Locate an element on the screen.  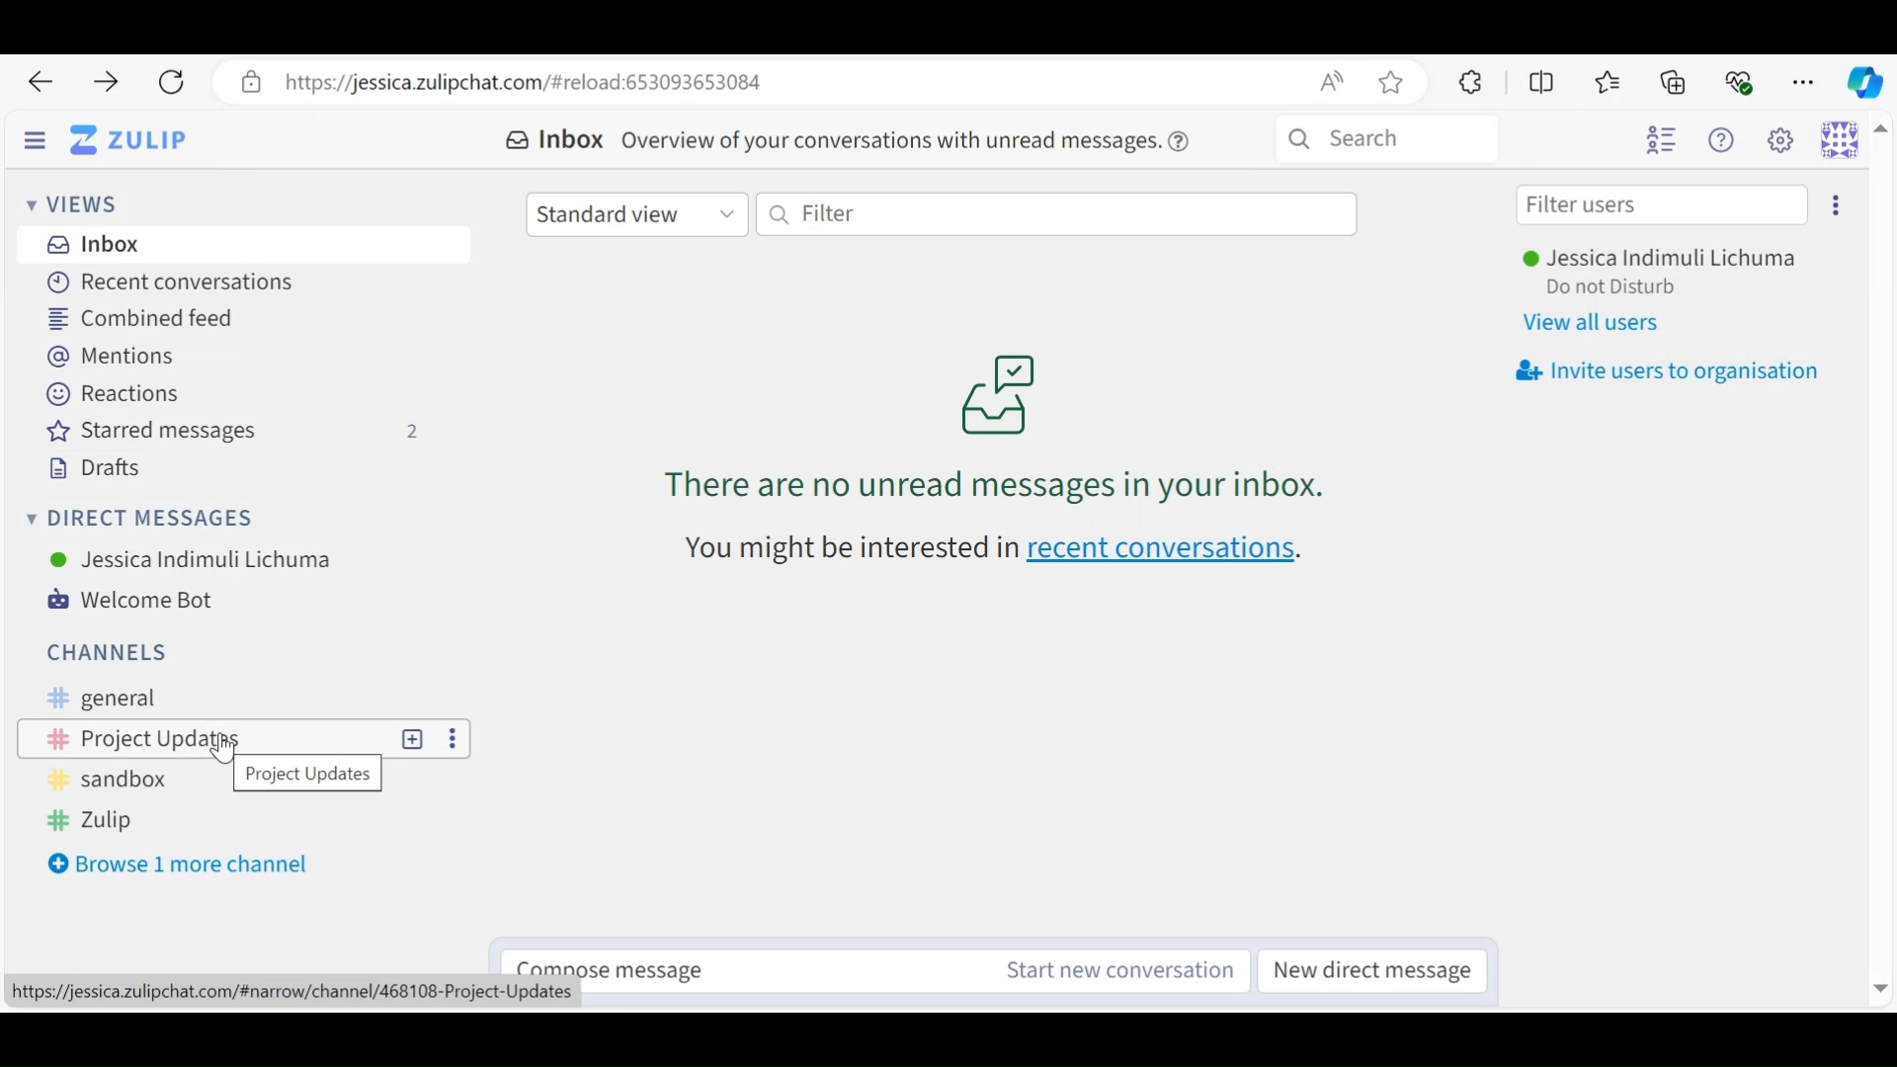
New Topic is located at coordinates (412, 738).